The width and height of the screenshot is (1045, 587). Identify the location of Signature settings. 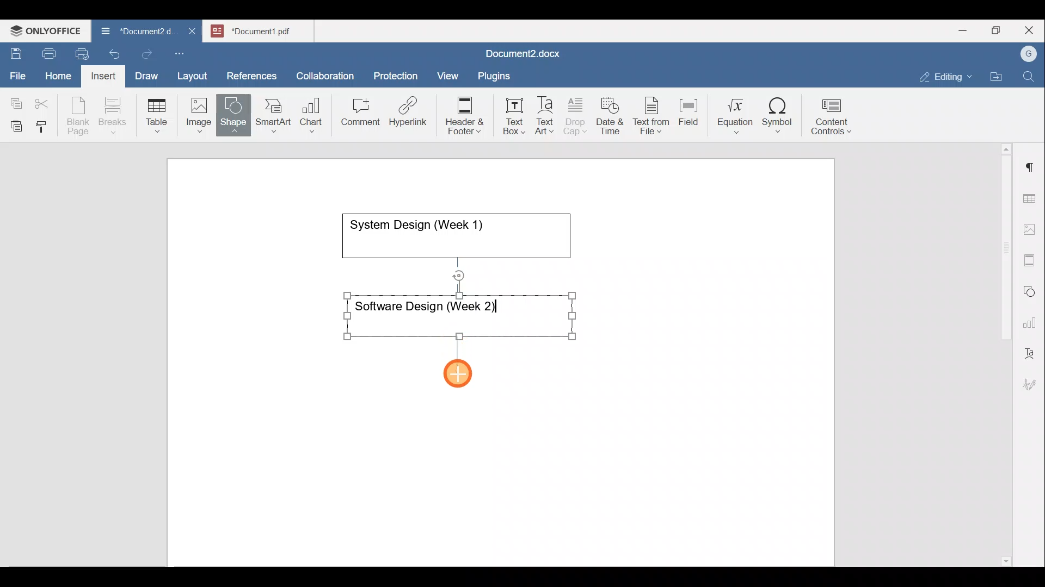
(1032, 380).